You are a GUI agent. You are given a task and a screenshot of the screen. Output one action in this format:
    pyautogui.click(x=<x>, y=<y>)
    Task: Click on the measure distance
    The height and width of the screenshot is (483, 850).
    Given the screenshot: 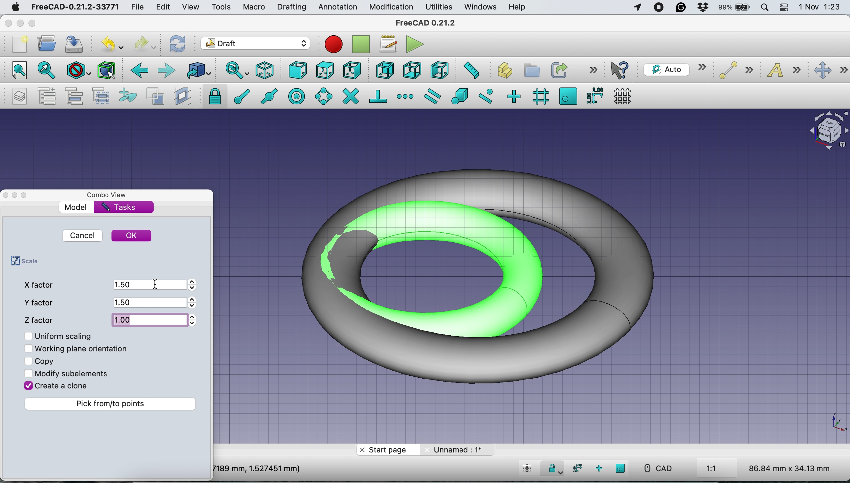 What is the action you would take?
    pyautogui.click(x=470, y=71)
    